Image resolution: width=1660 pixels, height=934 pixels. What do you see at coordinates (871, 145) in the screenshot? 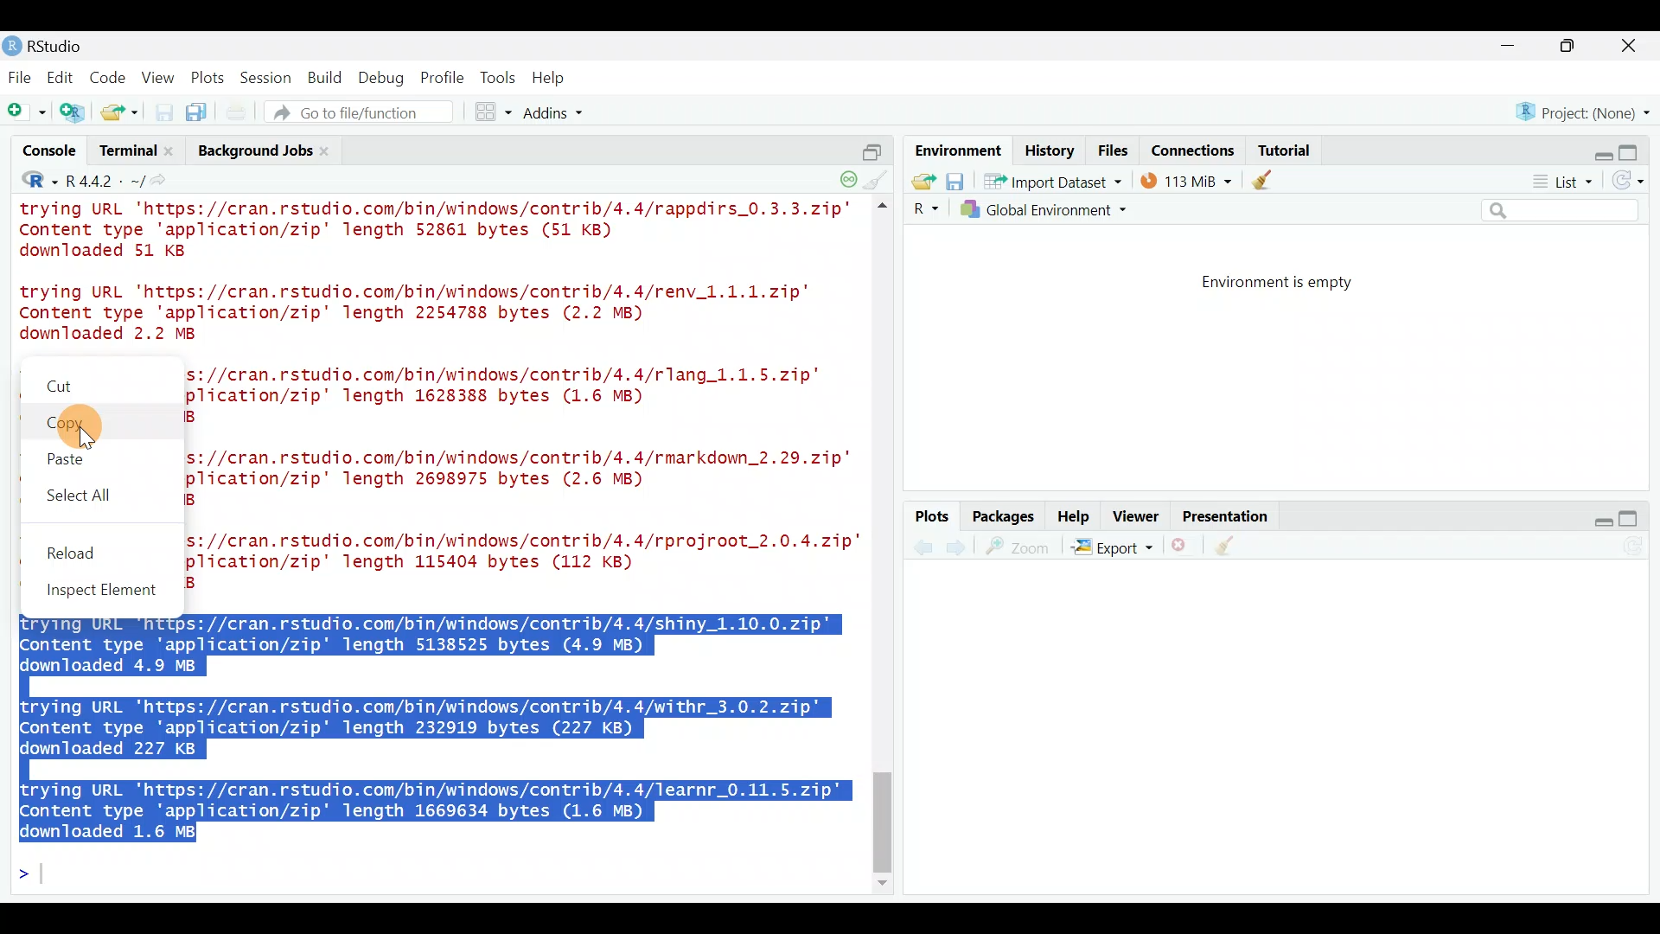
I see `split` at bounding box center [871, 145].